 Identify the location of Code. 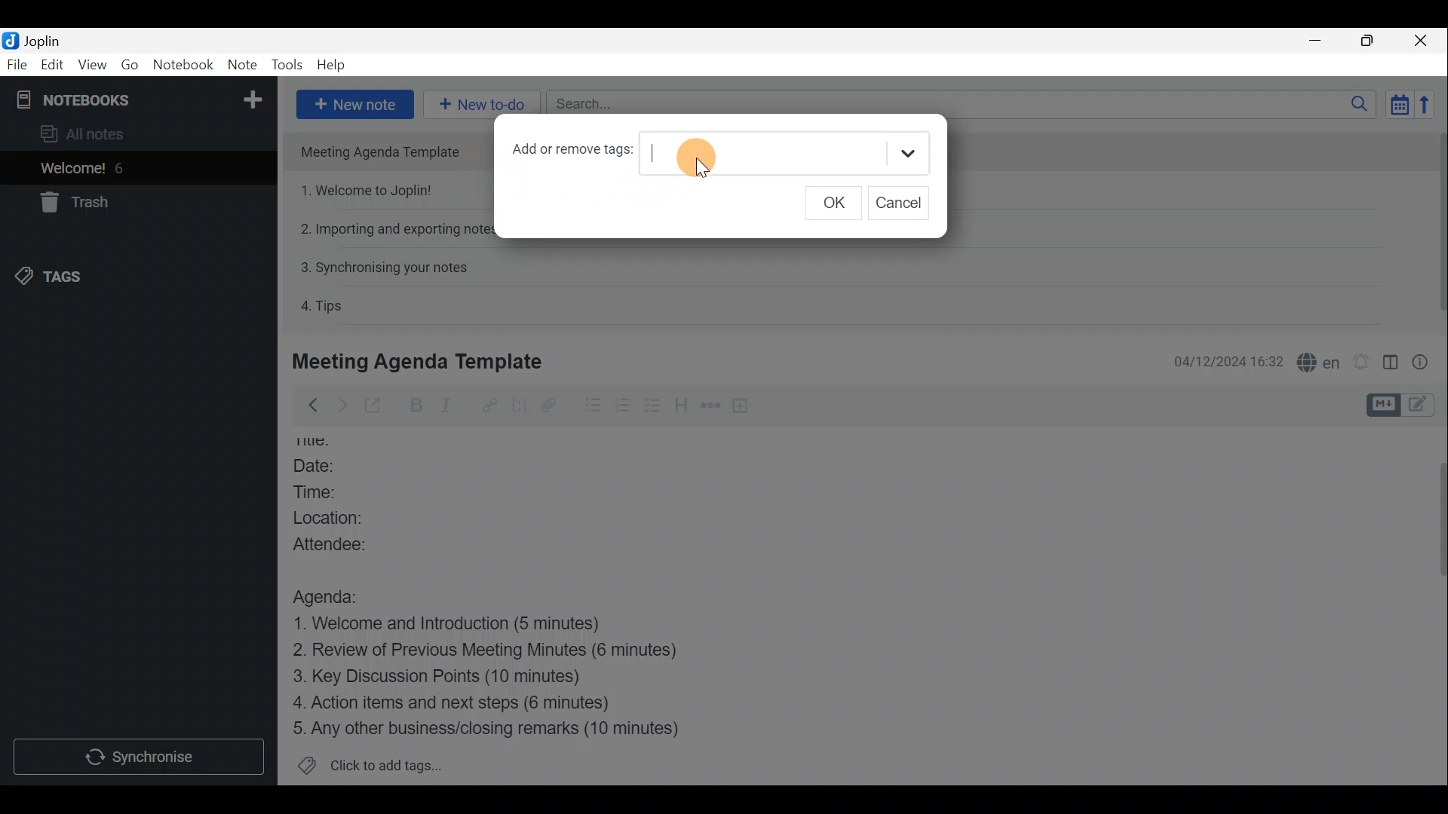
(521, 408).